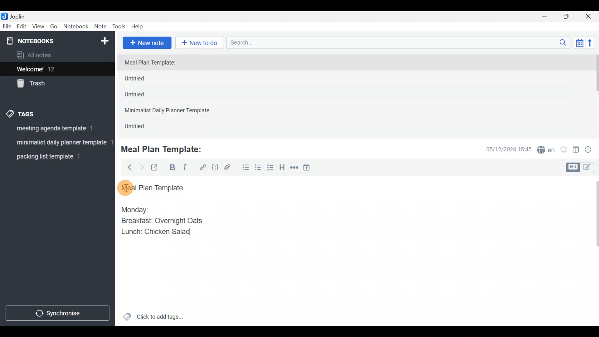 This screenshot has width=599, height=337. What do you see at coordinates (58, 313) in the screenshot?
I see `Synchronize` at bounding box center [58, 313].